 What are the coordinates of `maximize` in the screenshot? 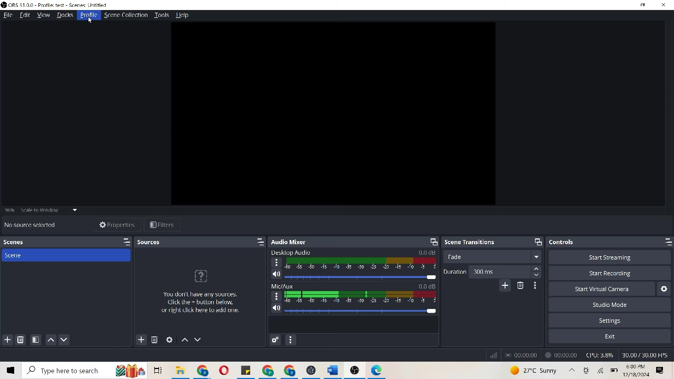 It's located at (537, 241).